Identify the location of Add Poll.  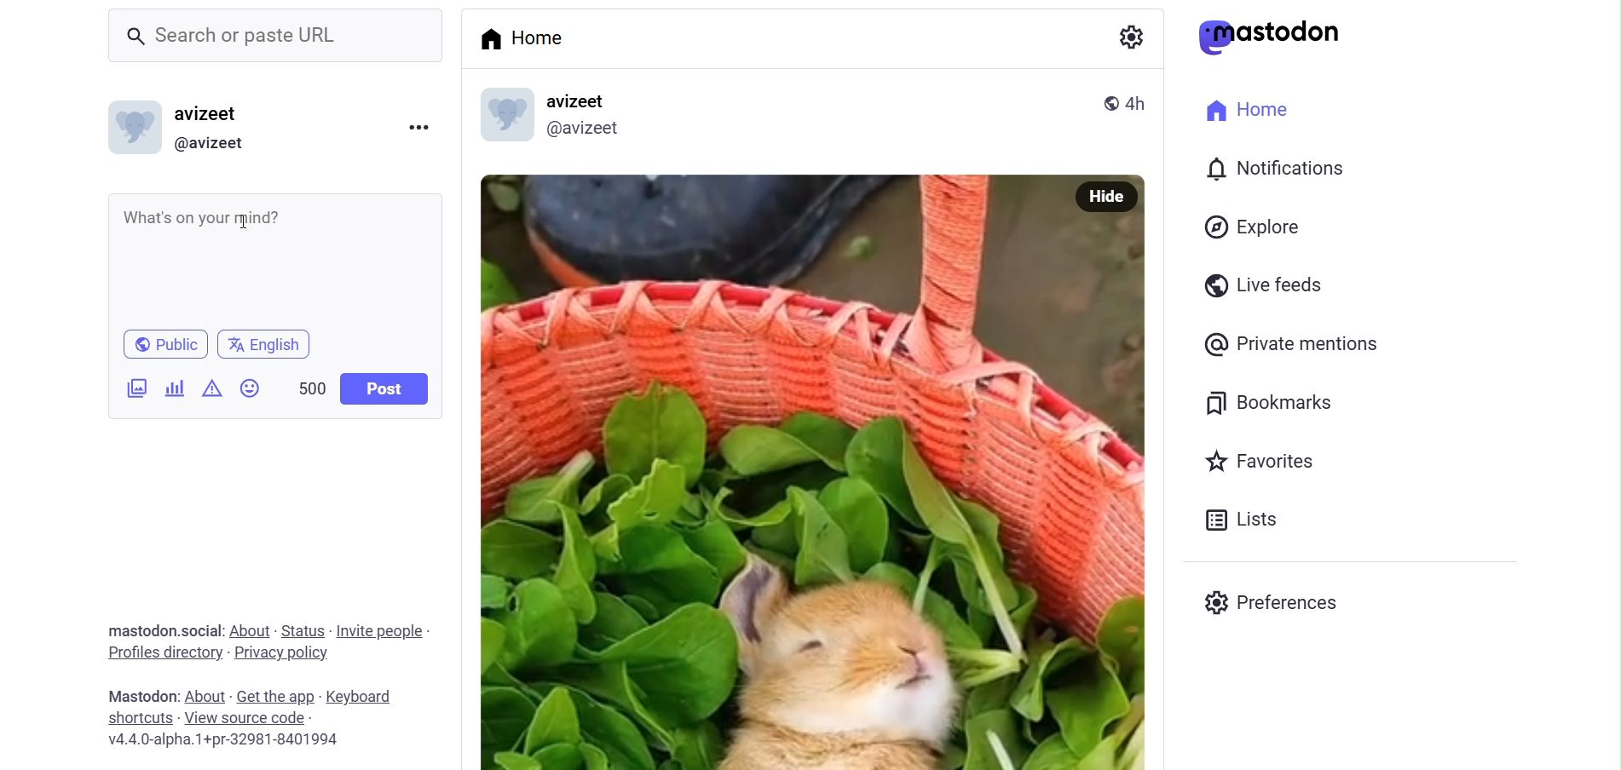
(174, 387).